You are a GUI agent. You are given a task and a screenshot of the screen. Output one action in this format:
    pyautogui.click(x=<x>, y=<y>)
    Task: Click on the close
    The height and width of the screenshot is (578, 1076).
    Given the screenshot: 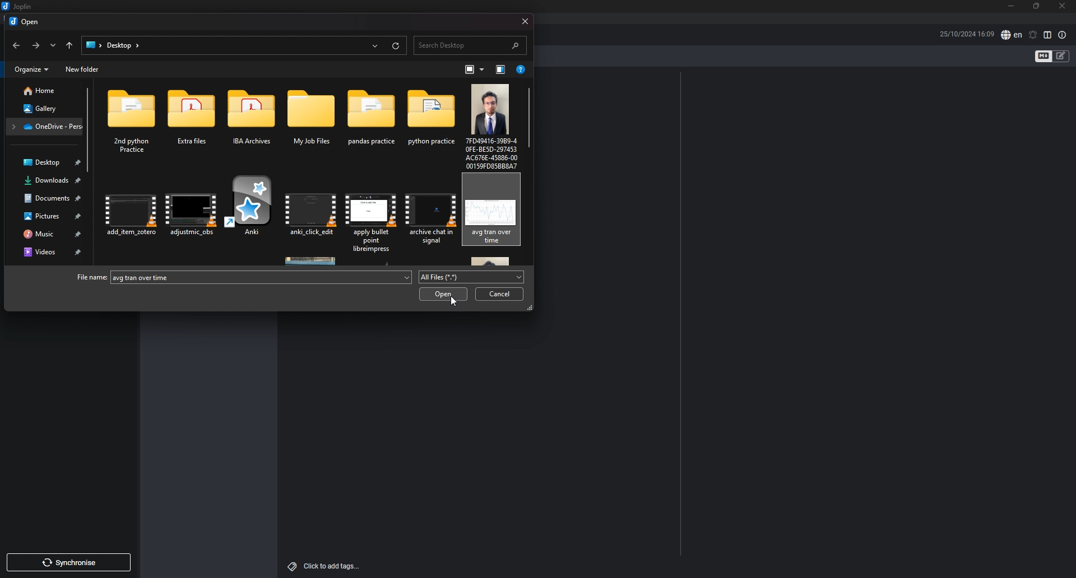 What is the action you would take?
    pyautogui.click(x=1063, y=6)
    